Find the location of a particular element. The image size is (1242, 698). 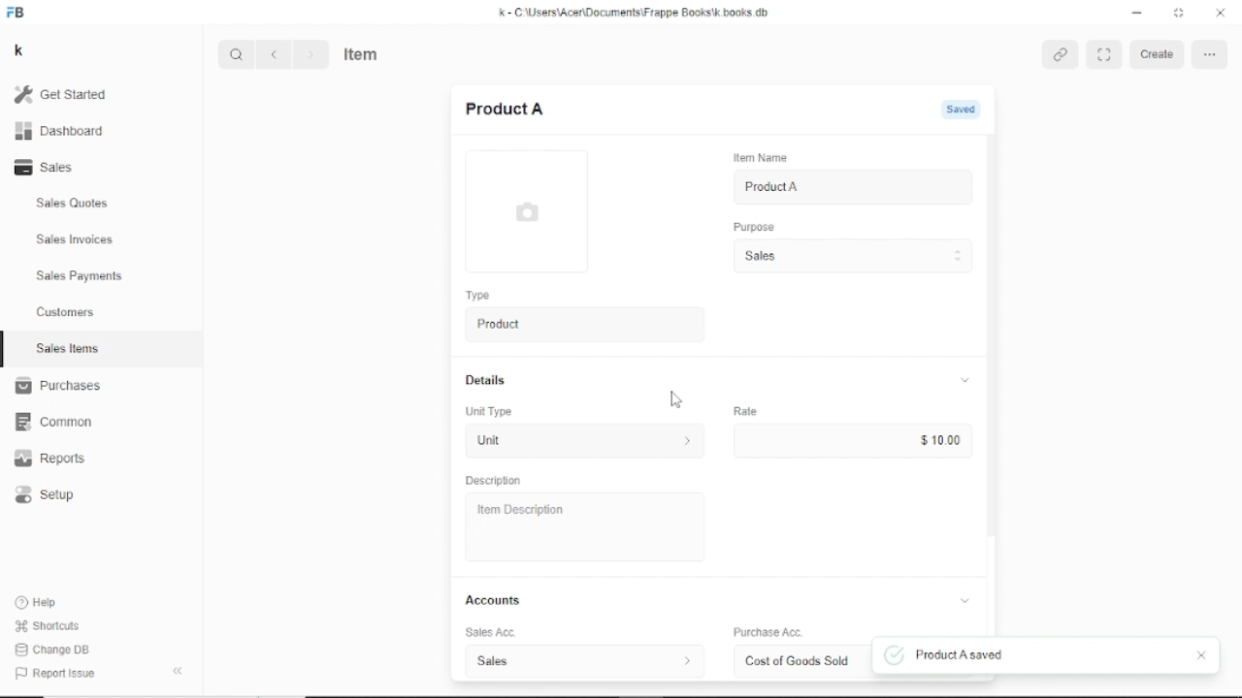

Minimize is located at coordinates (1138, 14).